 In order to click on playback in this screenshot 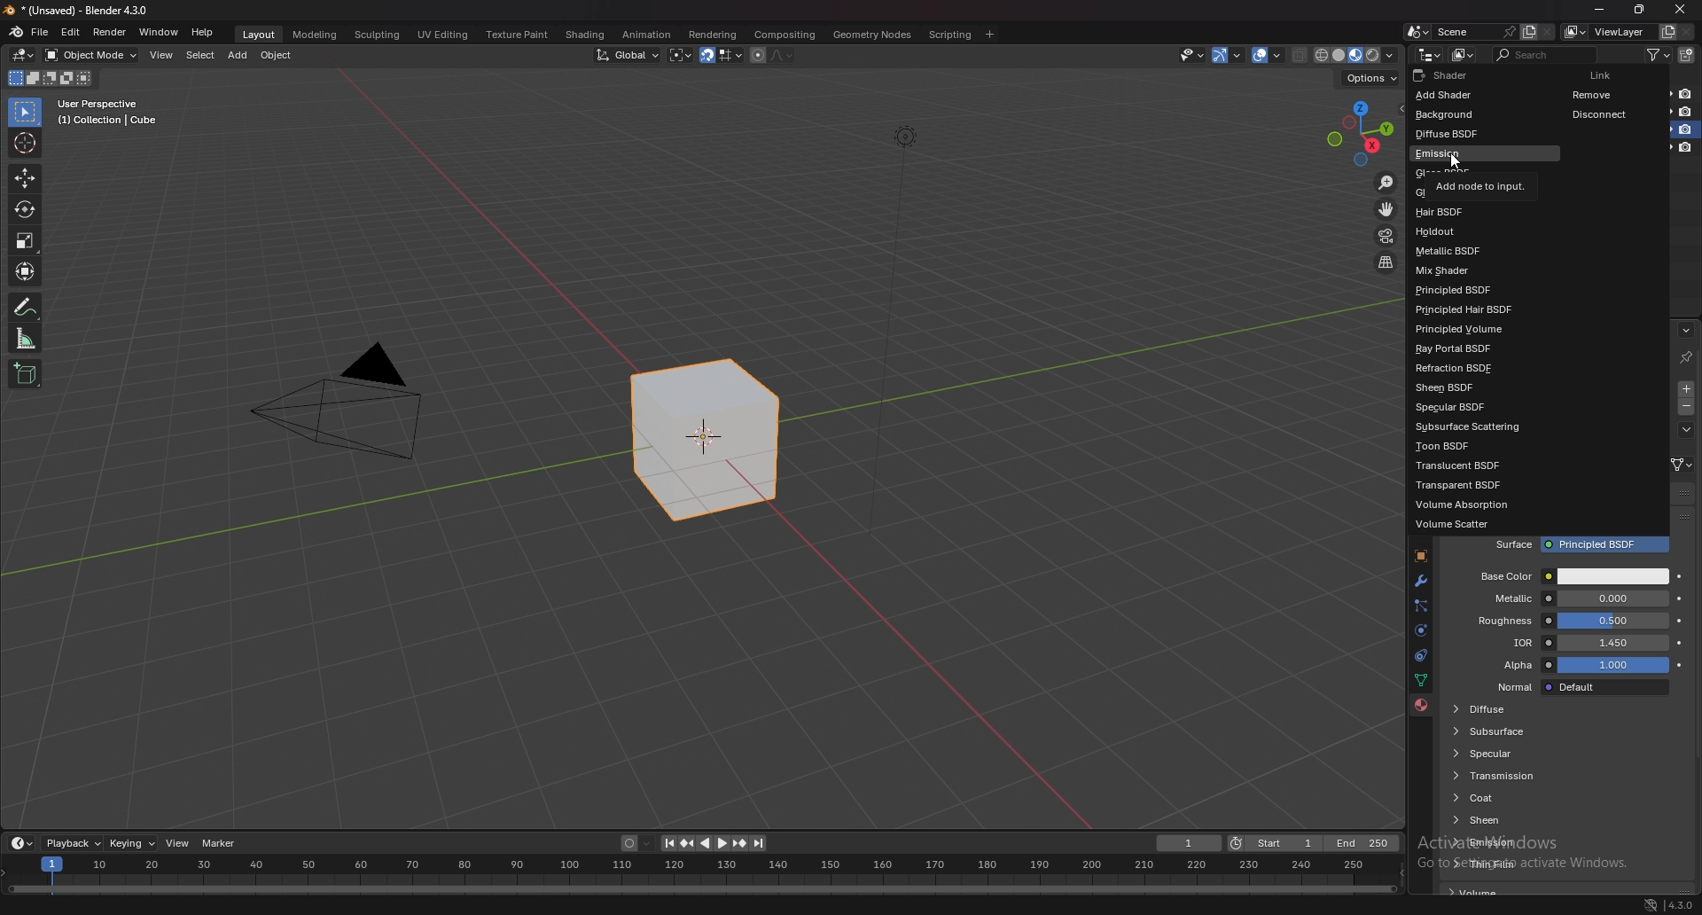, I will do `click(74, 843)`.